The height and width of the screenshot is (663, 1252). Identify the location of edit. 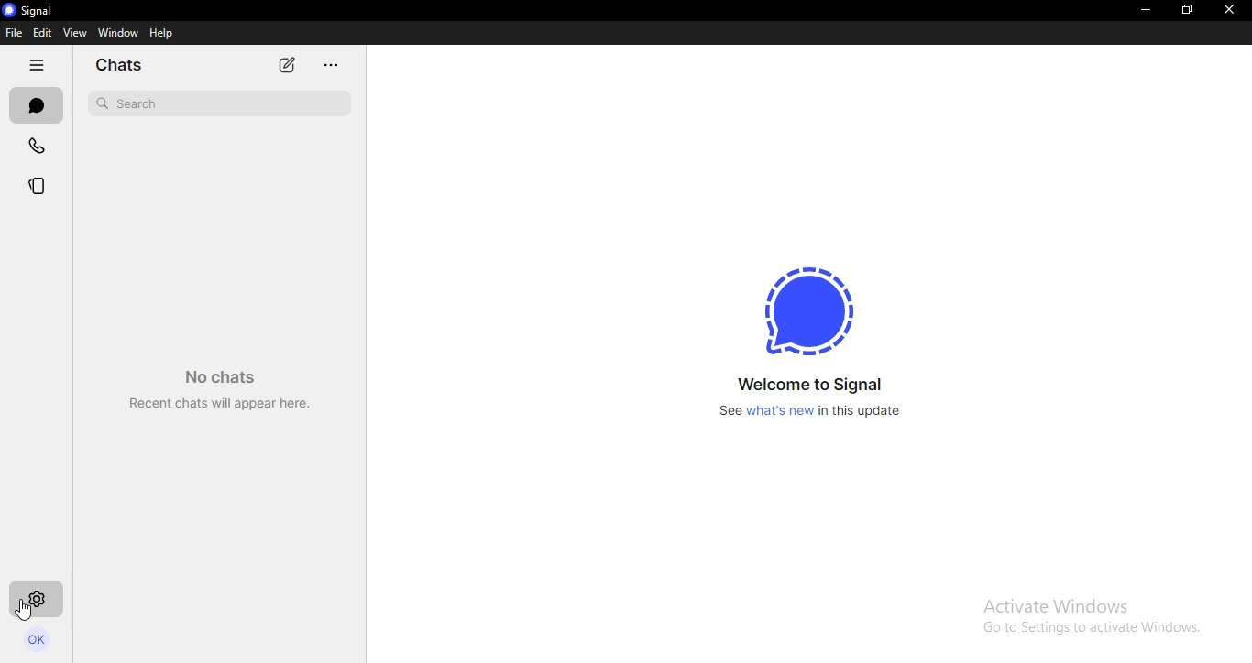
(42, 33).